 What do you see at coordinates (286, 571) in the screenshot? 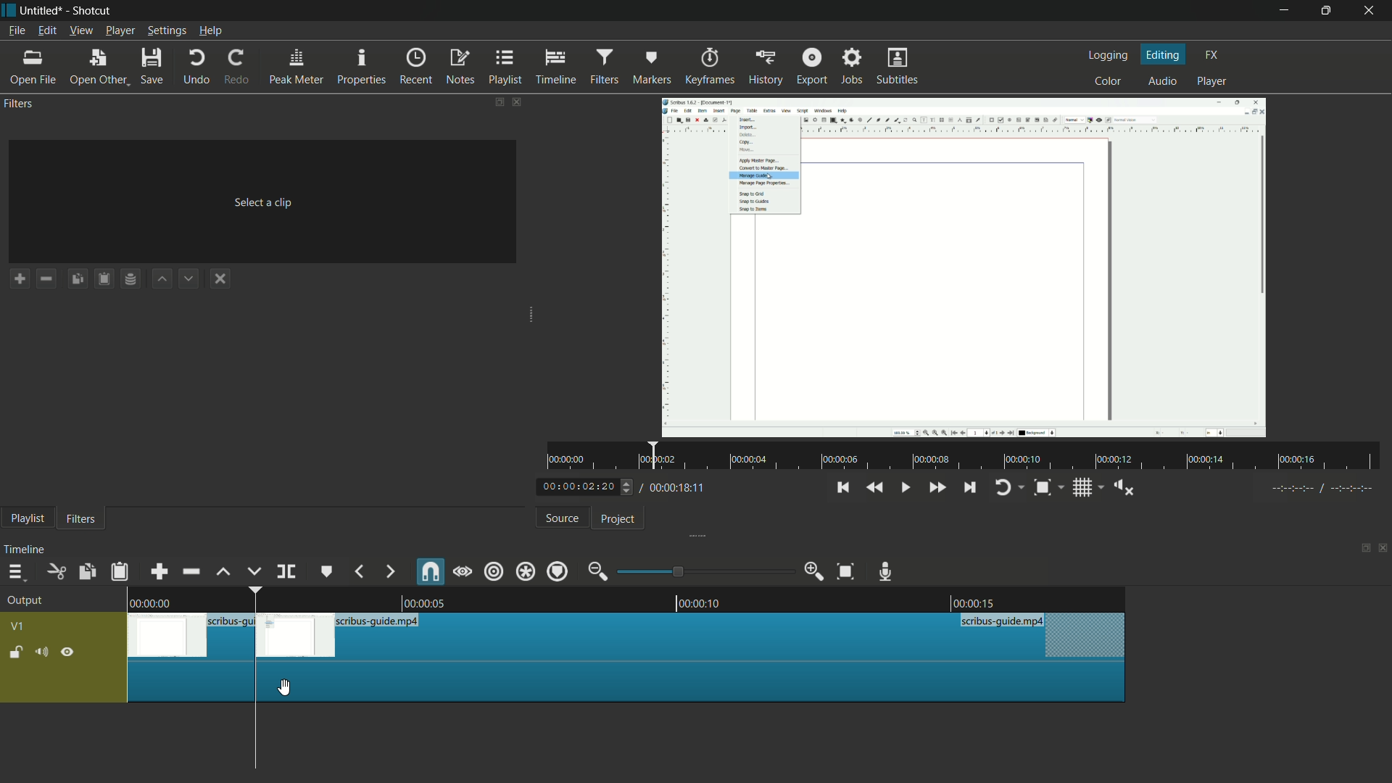
I see `split at playhead` at bounding box center [286, 571].